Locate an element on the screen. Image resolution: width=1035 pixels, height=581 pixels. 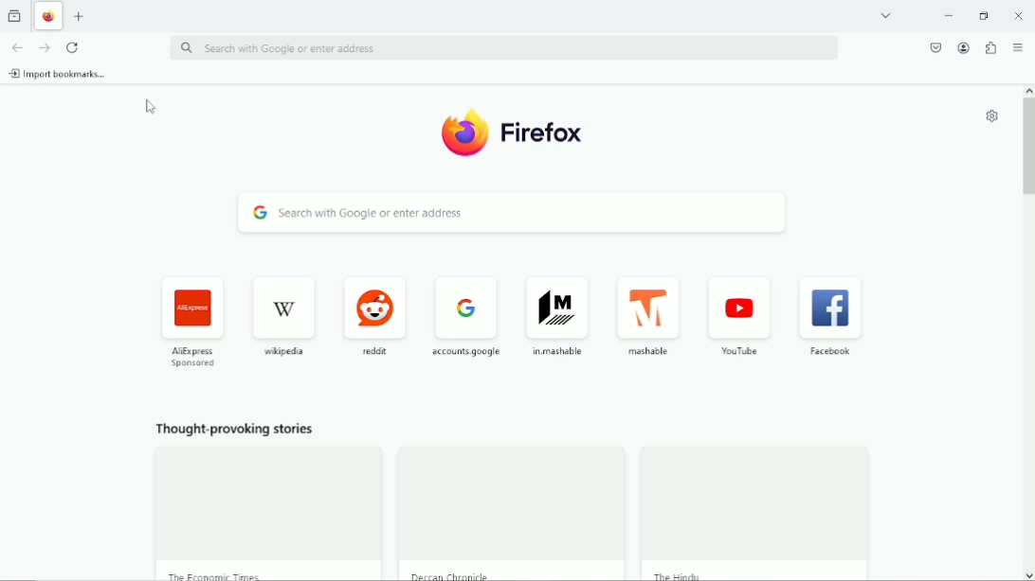
Restore down is located at coordinates (985, 17).